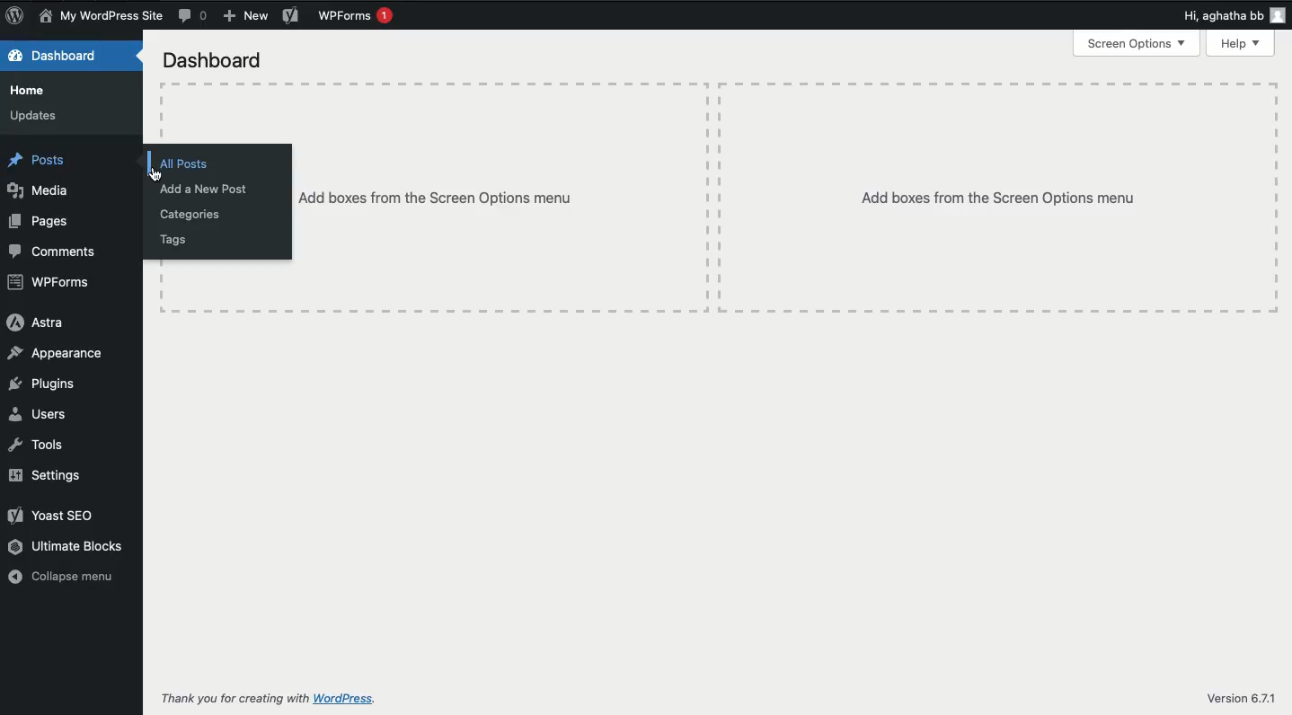 Image resolution: width=1292 pixels, height=715 pixels. What do you see at coordinates (40, 189) in the screenshot?
I see `Media` at bounding box center [40, 189].